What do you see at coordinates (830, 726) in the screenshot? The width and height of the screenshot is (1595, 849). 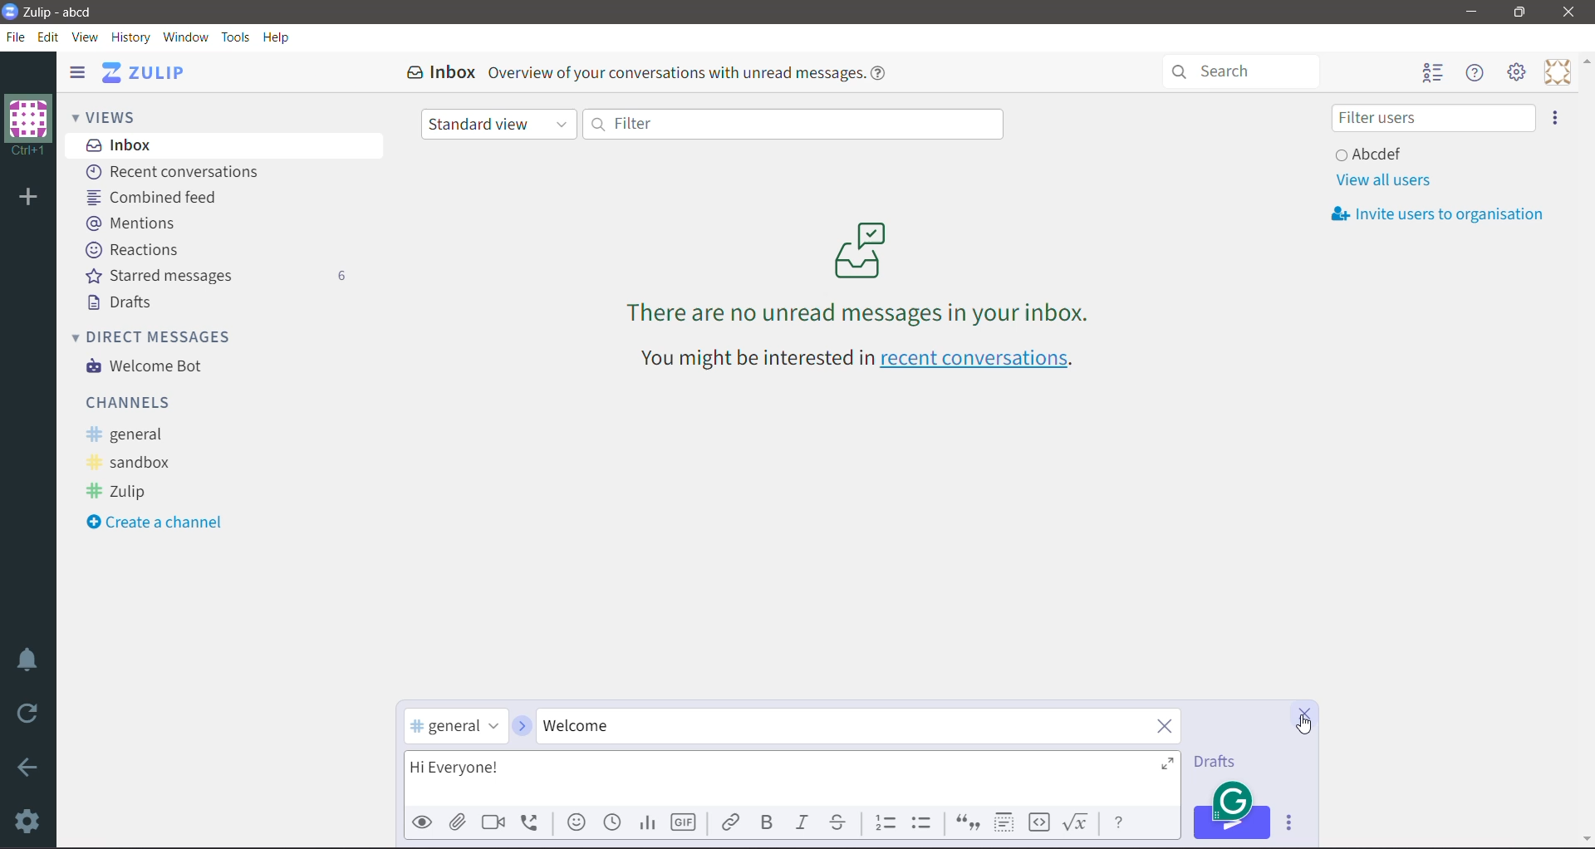 I see `Type the required Topic` at bounding box center [830, 726].